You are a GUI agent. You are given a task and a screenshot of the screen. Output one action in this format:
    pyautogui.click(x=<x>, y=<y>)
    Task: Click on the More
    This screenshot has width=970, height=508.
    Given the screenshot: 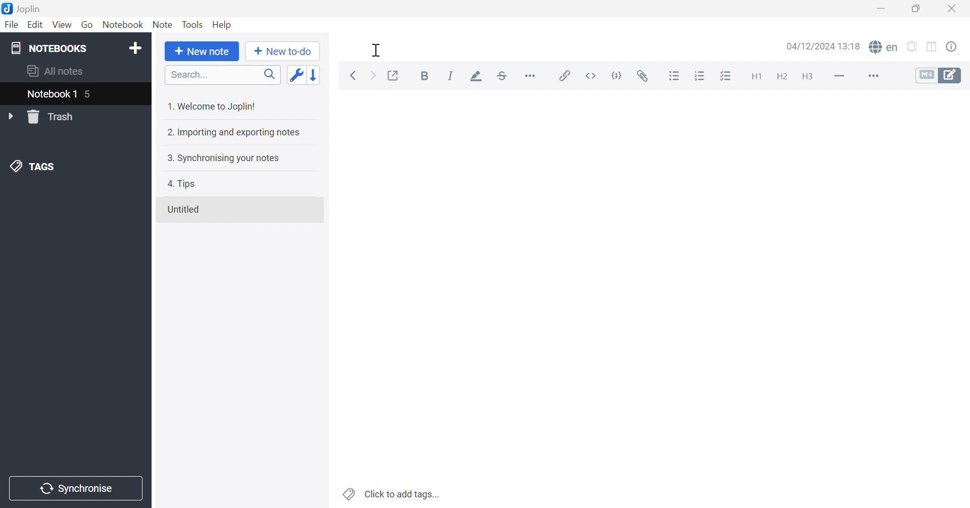 What is the action you would take?
    pyautogui.click(x=877, y=76)
    